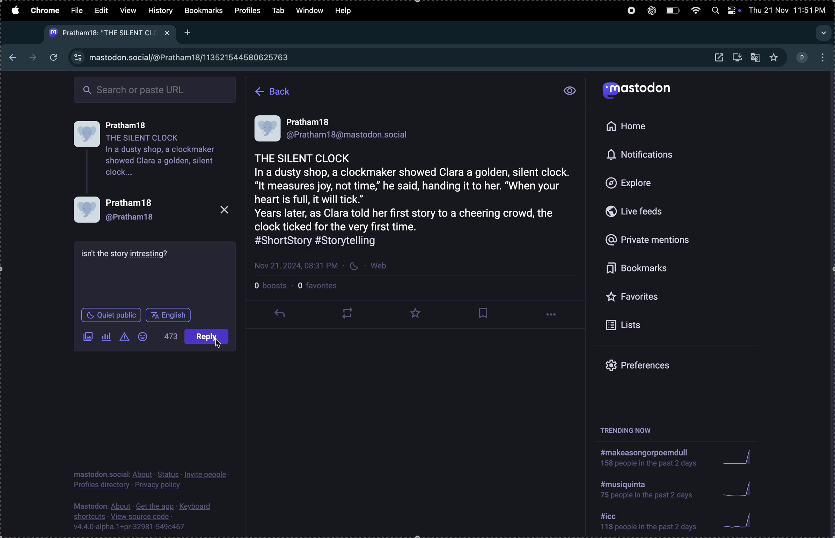 Image resolution: width=835 pixels, height=538 pixels. I want to click on tab, so click(280, 10).